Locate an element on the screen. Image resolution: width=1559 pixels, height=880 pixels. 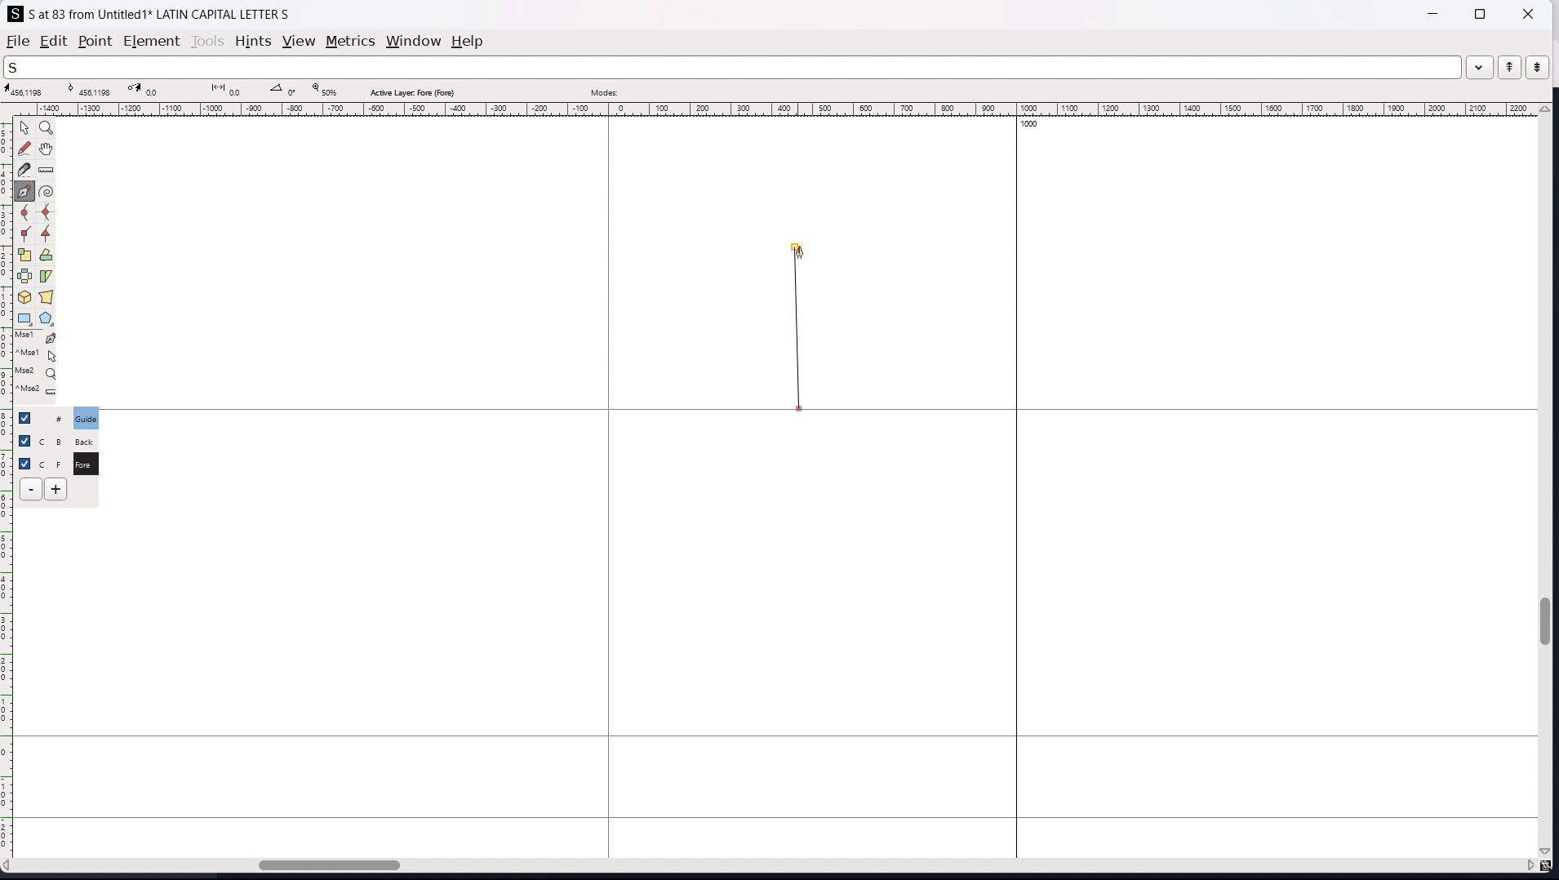
window is located at coordinates (413, 42).